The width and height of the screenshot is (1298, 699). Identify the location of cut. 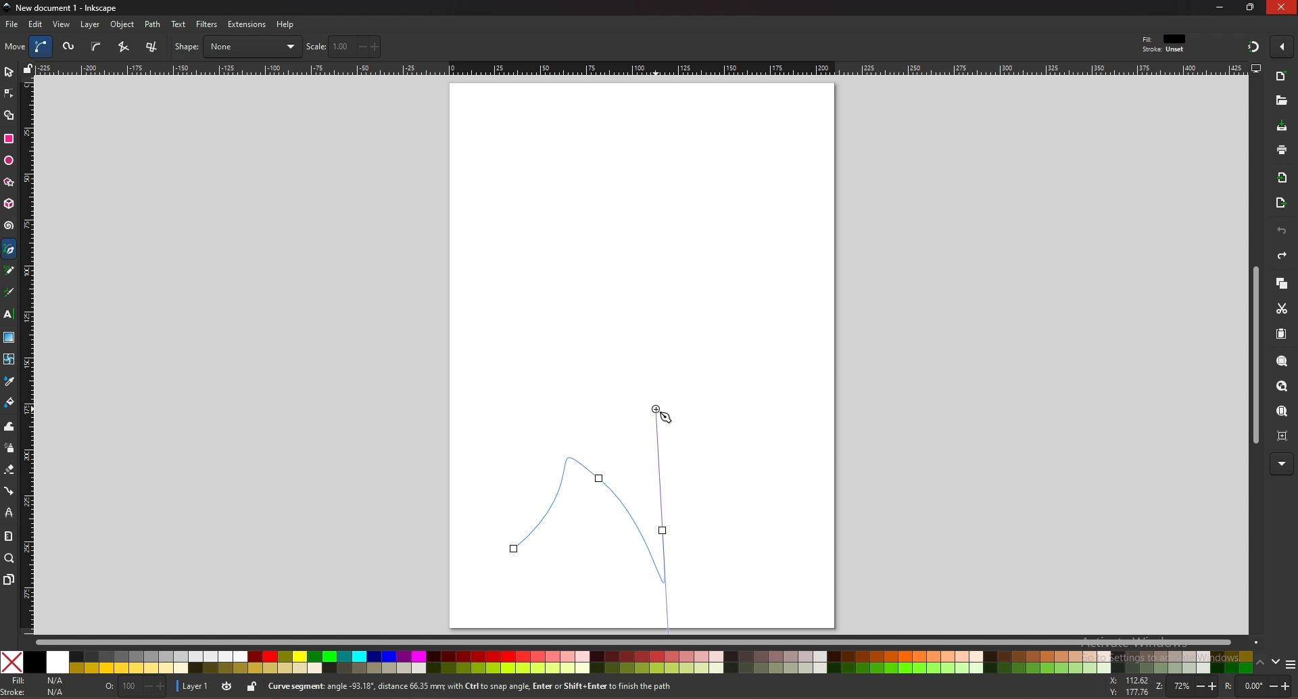
(1282, 309).